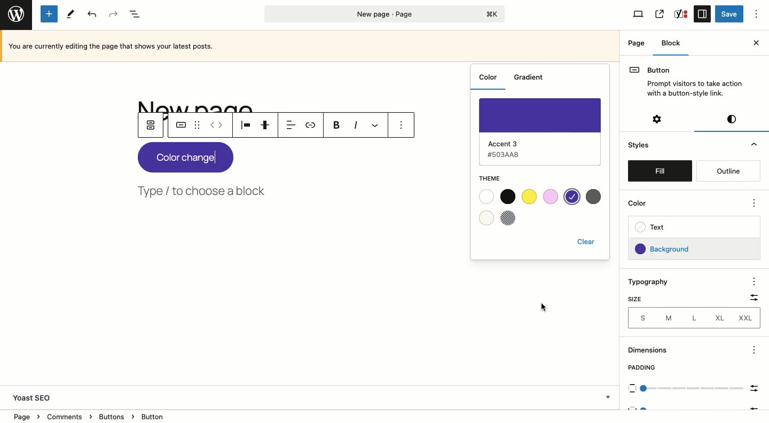 The width and height of the screenshot is (769, 423). What do you see at coordinates (530, 196) in the screenshot?
I see `Yellow` at bounding box center [530, 196].